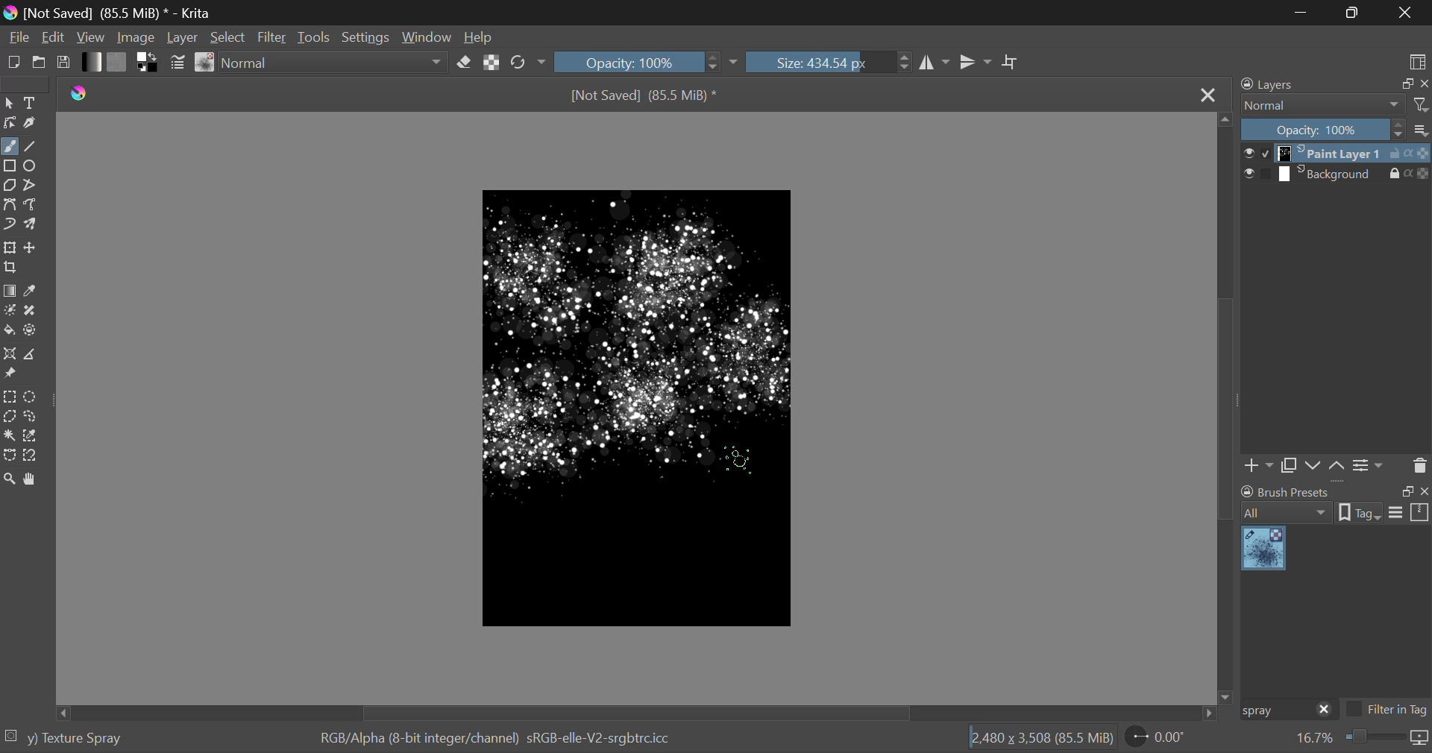  Describe the element at coordinates (464, 63) in the screenshot. I see `Eraser` at that location.